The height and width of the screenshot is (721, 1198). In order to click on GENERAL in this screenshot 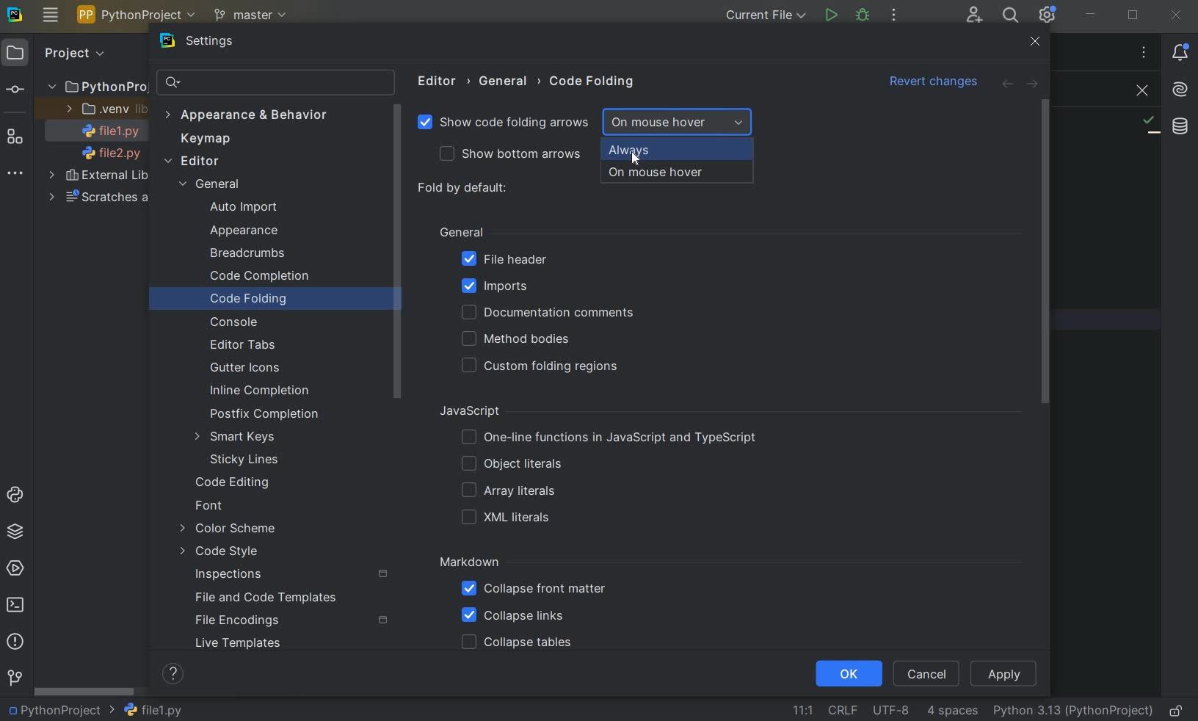, I will do `click(216, 186)`.